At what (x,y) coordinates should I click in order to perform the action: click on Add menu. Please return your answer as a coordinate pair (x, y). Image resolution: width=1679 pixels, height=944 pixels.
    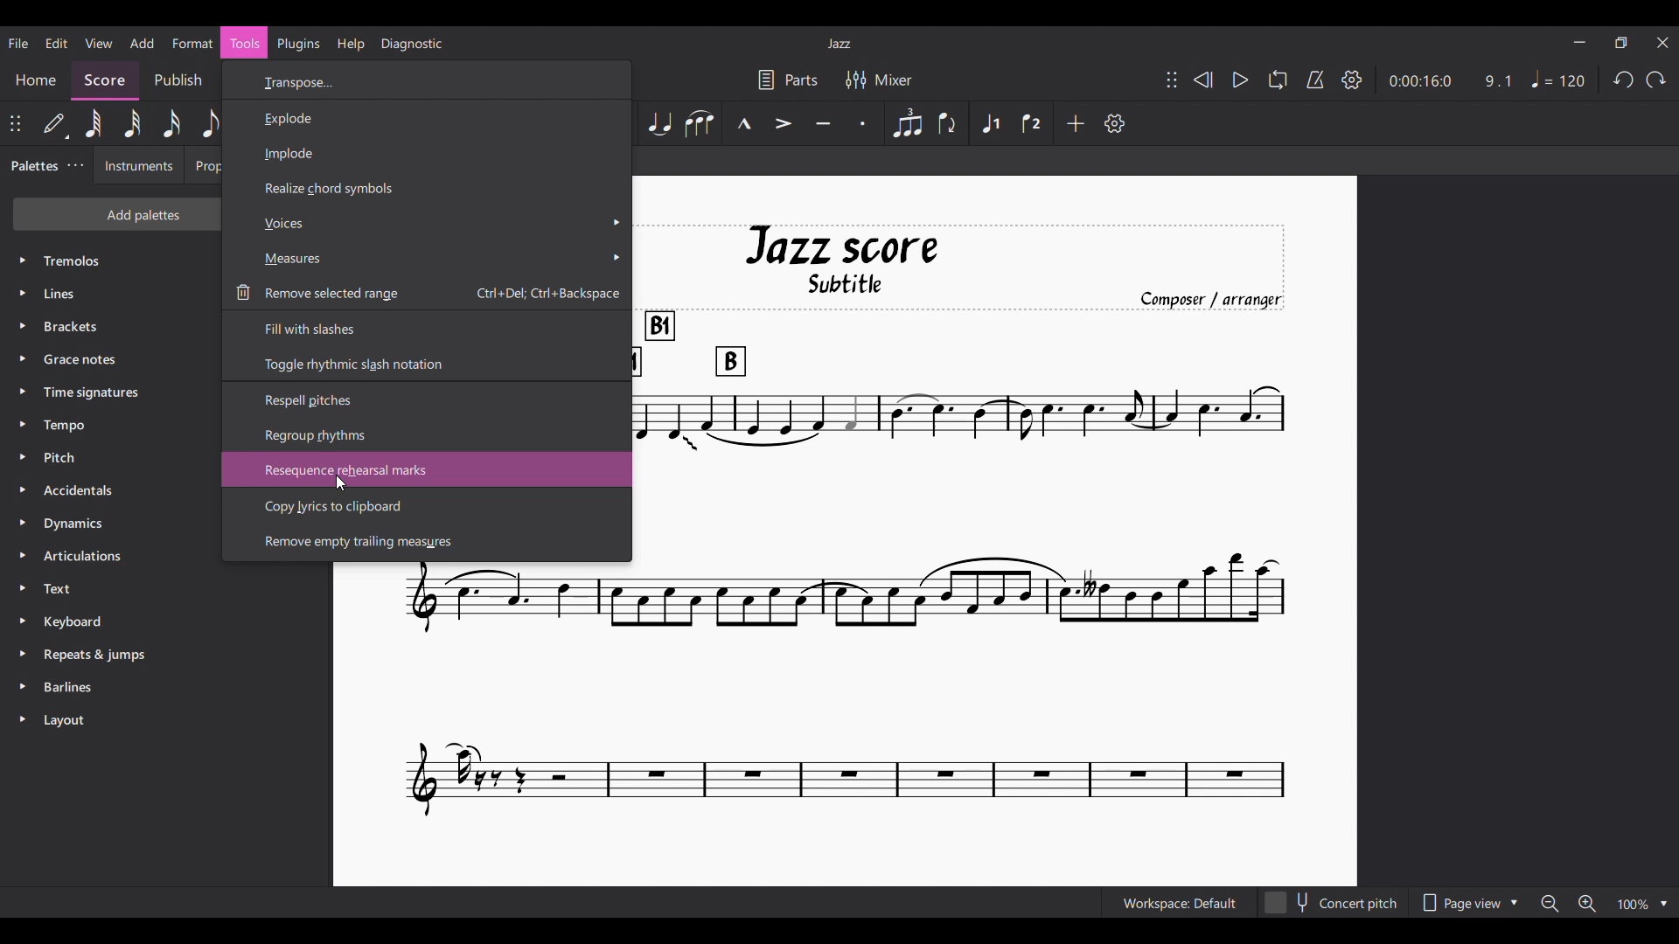
    Looking at the image, I should click on (142, 43).